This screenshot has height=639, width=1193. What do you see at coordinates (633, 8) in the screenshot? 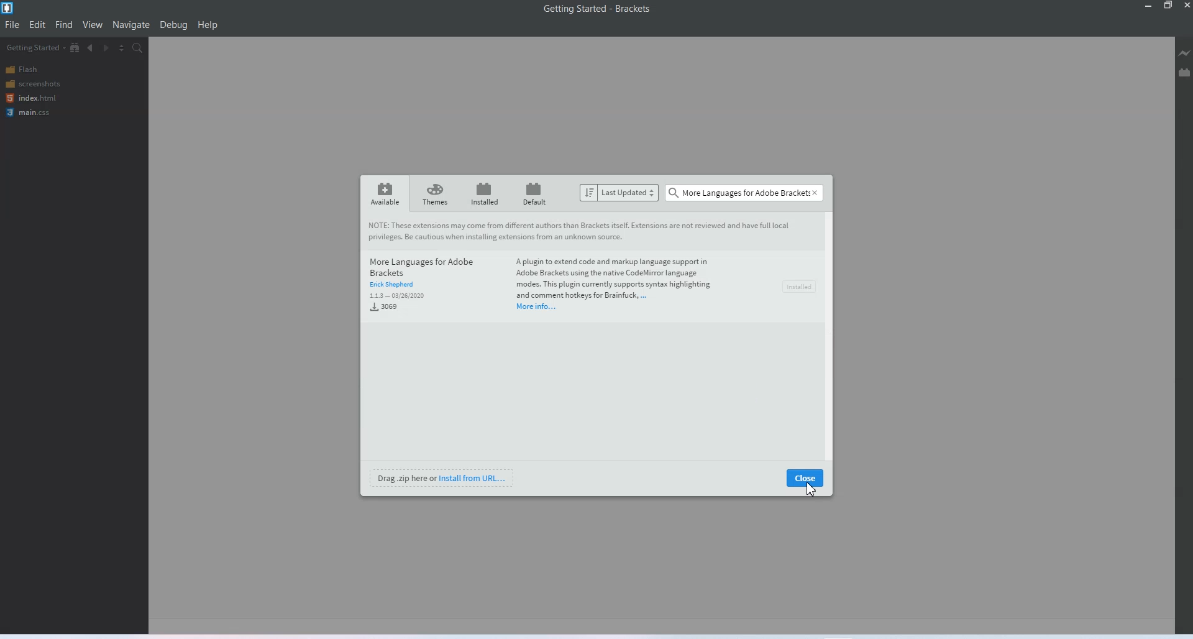
I see `Brackets` at bounding box center [633, 8].